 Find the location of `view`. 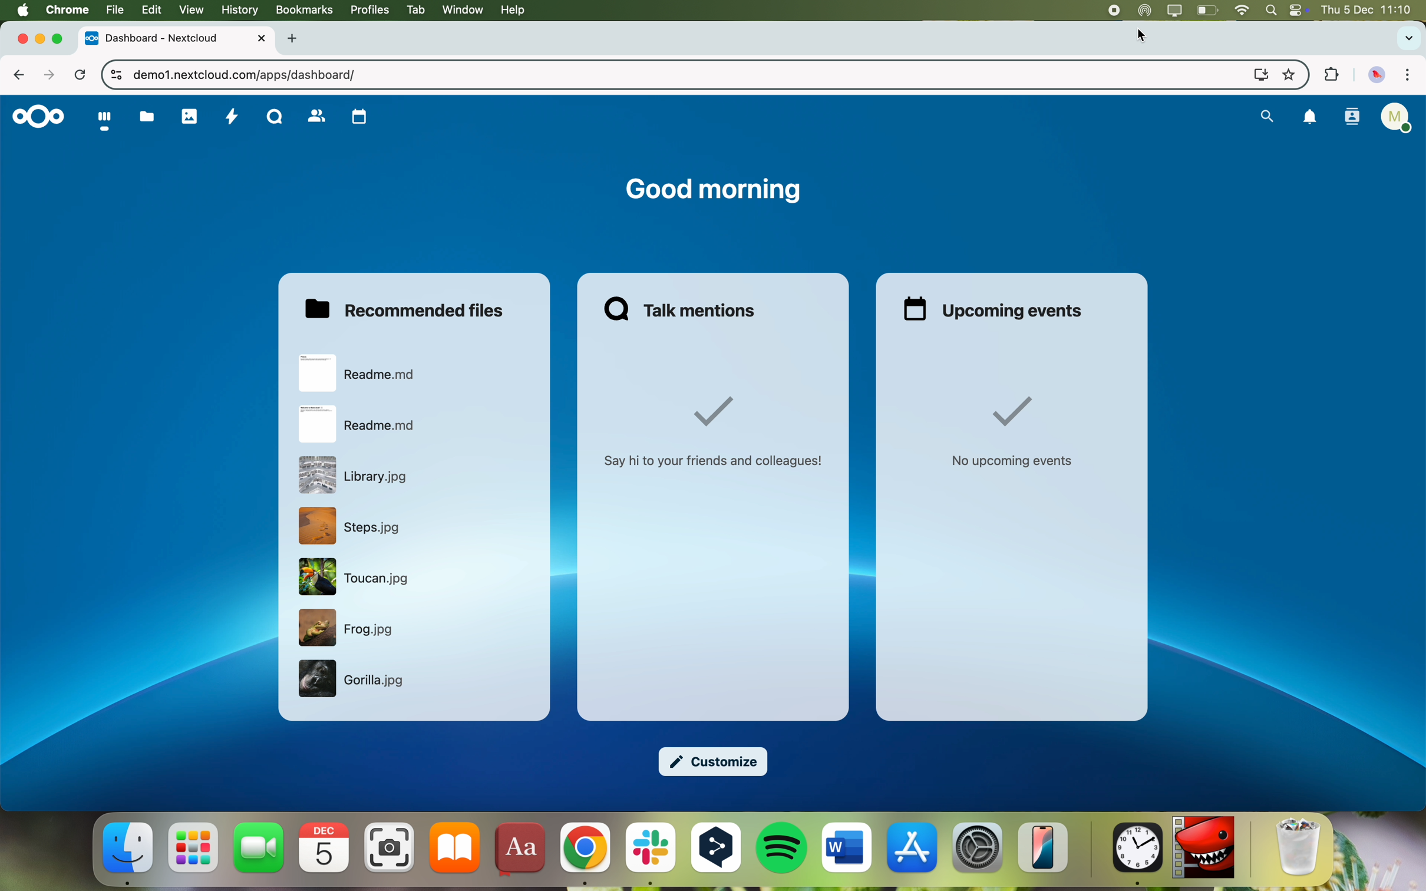

view is located at coordinates (191, 10).